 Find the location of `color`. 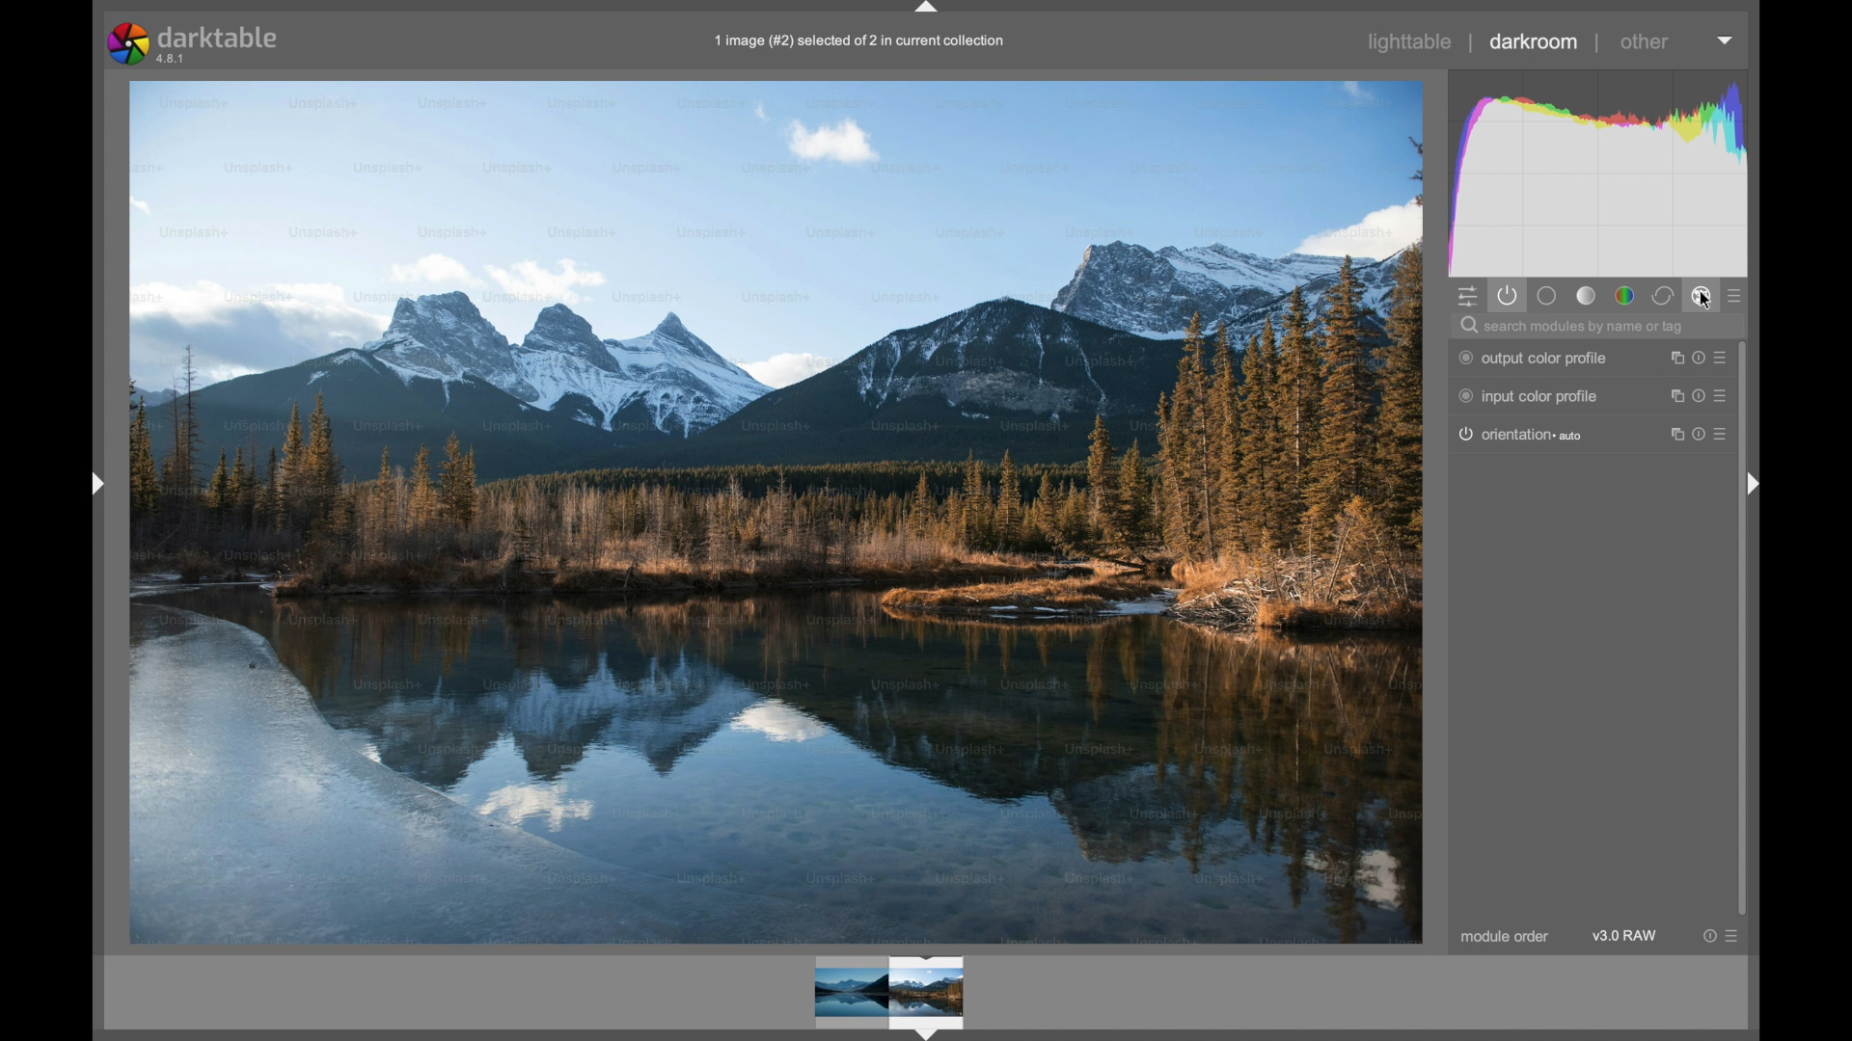

color is located at coordinates (1624, 296).